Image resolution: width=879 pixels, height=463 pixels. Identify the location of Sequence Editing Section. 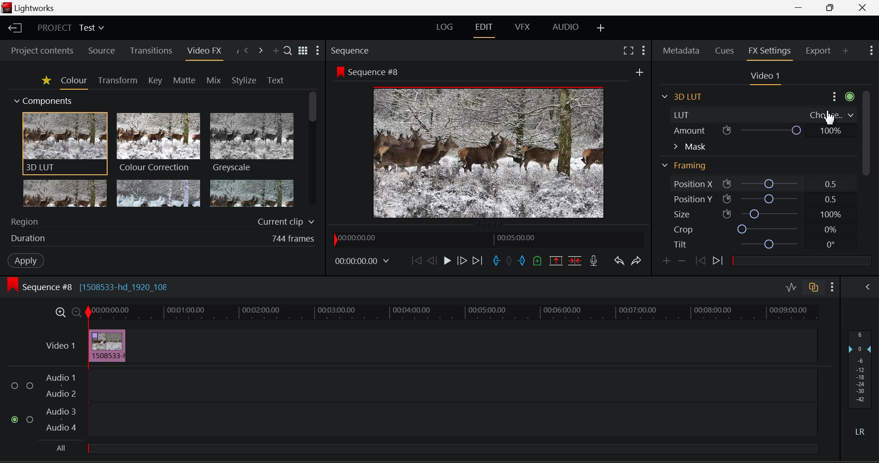
(92, 287).